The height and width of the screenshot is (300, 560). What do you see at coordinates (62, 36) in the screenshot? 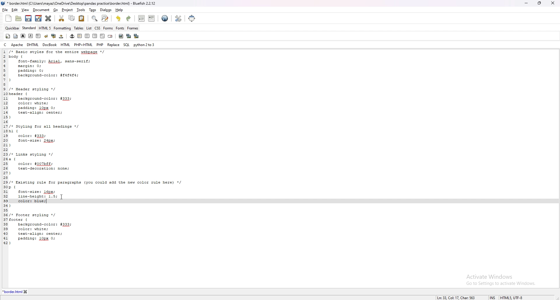
I see `non breaking space` at bounding box center [62, 36].